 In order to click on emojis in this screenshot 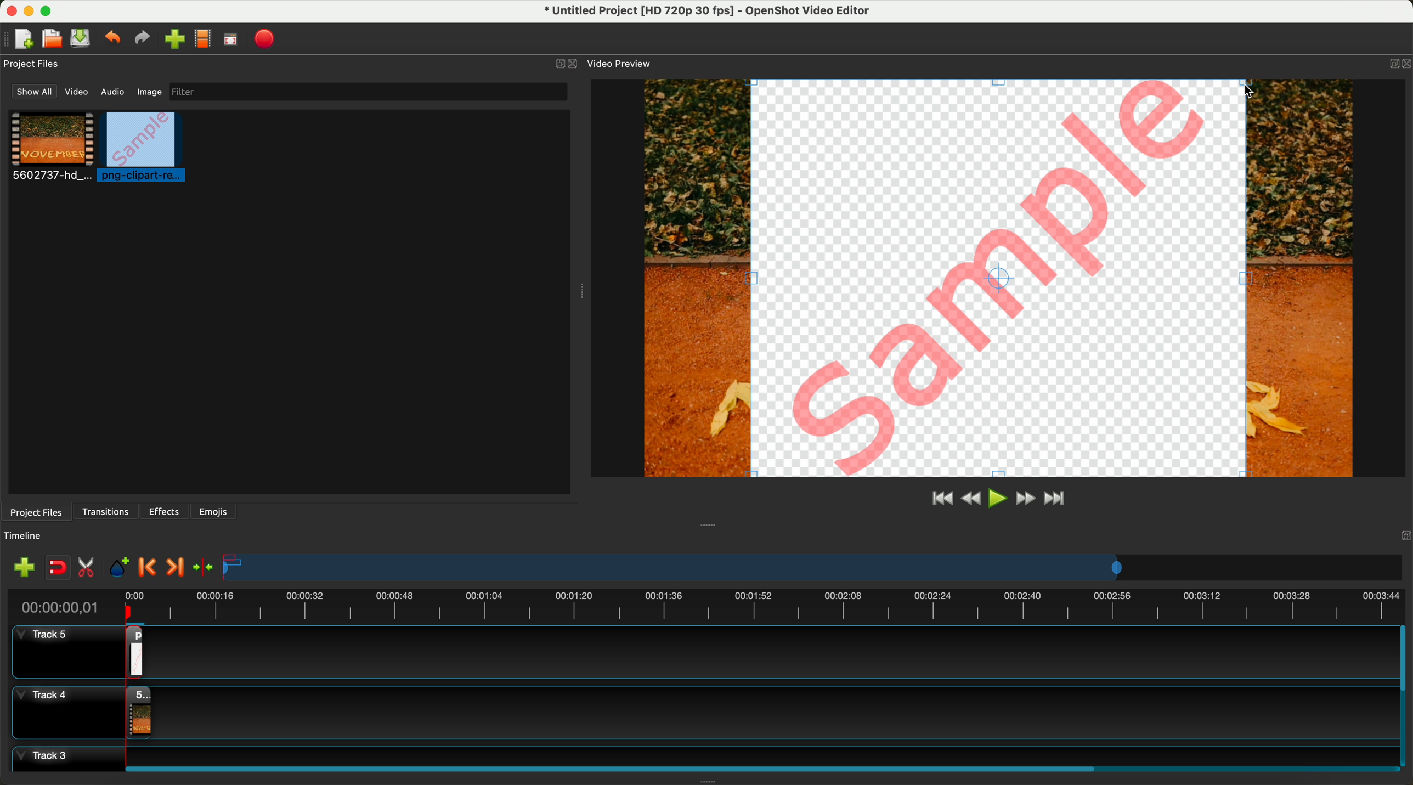, I will do `click(213, 510)`.